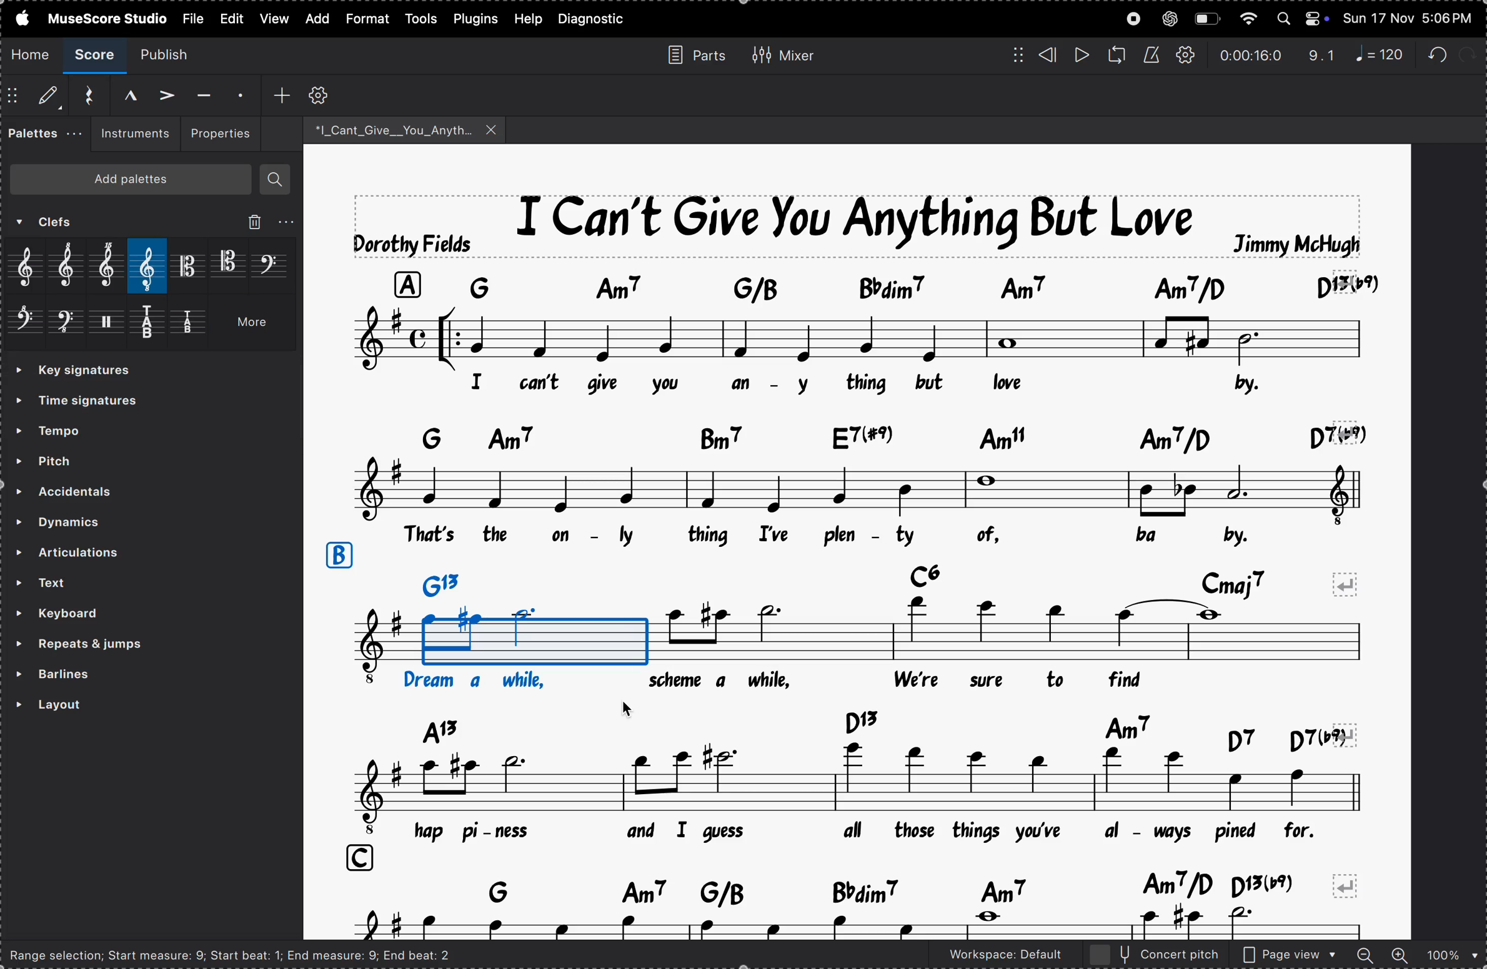 The width and height of the screenshot is (1487, 969). I want to click on search, so click(276, 180).